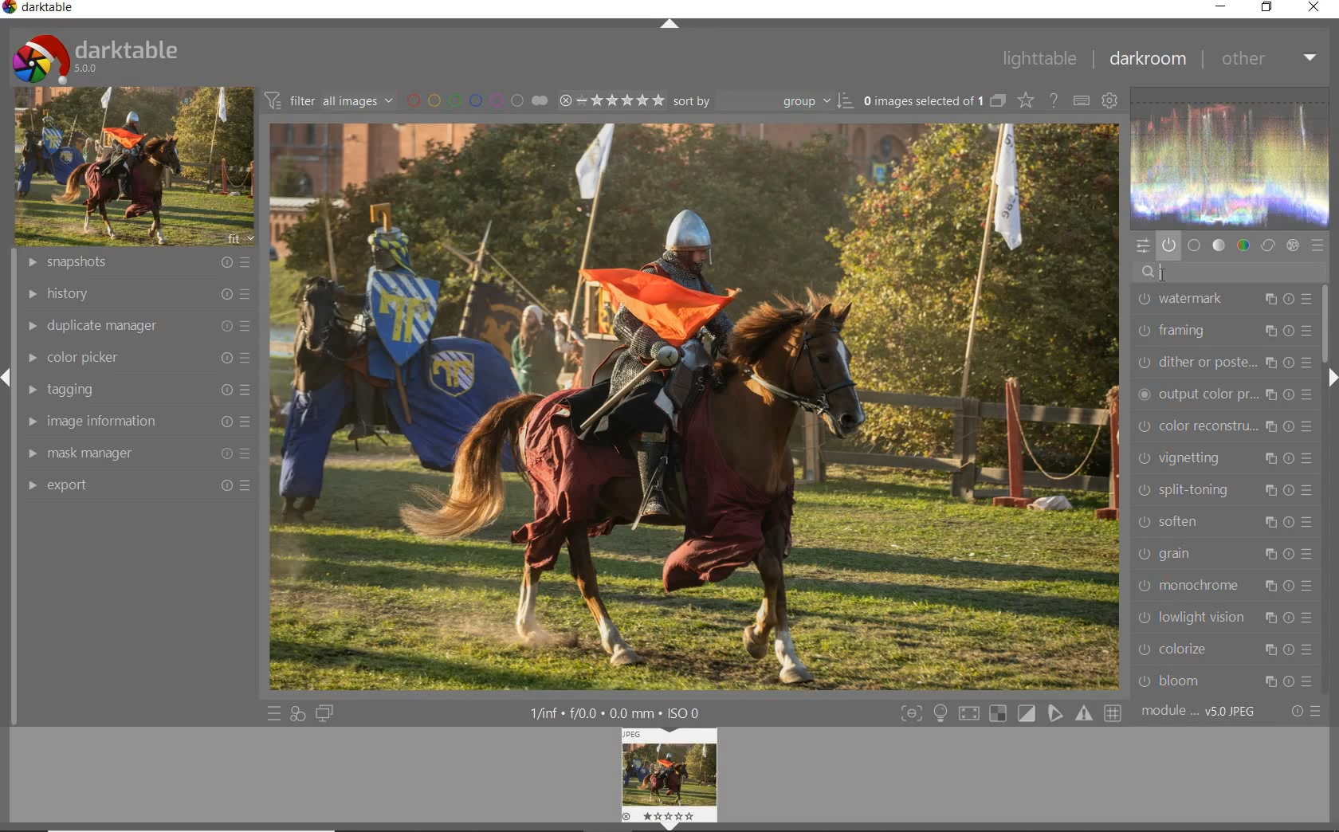 The image size is (1339, 832). I want to click on color reconstruction, so click(1224, 426).